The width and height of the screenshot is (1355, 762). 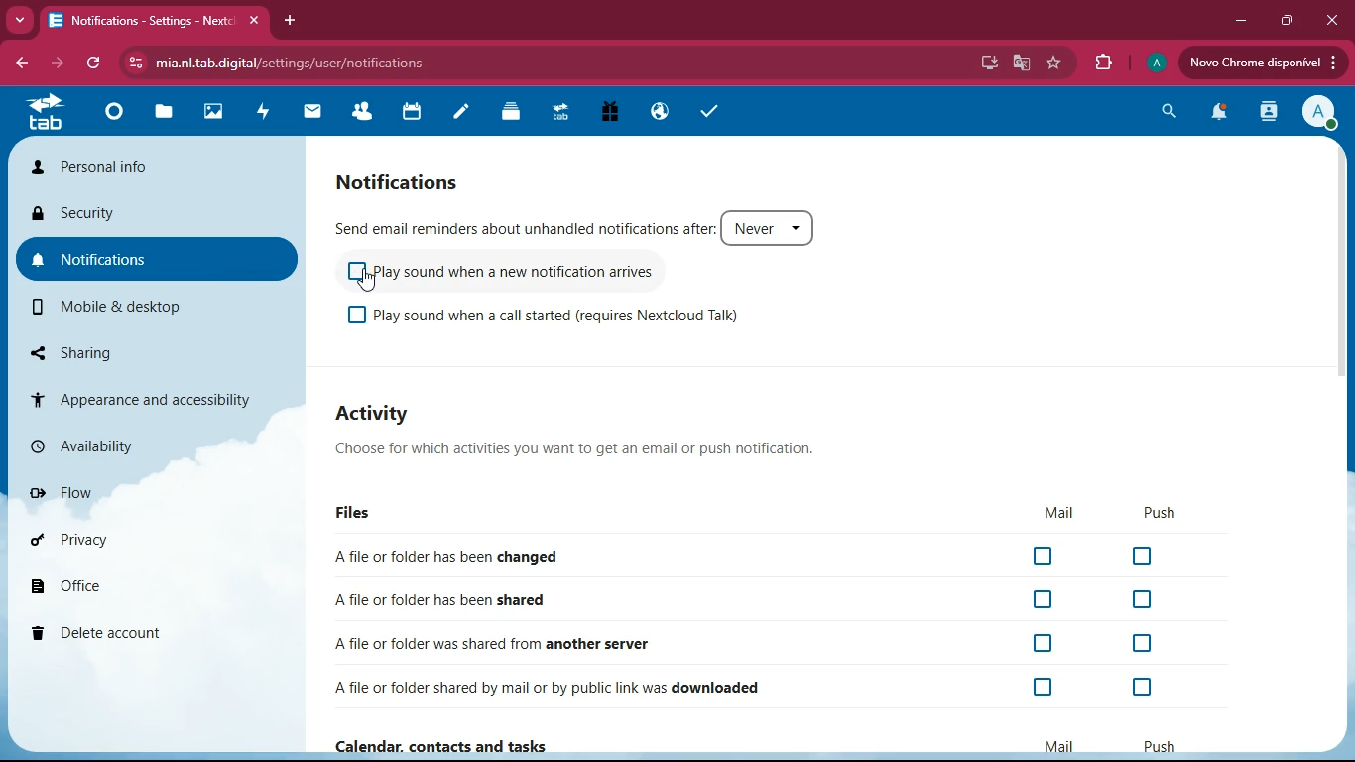 I want to click on appearance, so click(x=151, y=395).